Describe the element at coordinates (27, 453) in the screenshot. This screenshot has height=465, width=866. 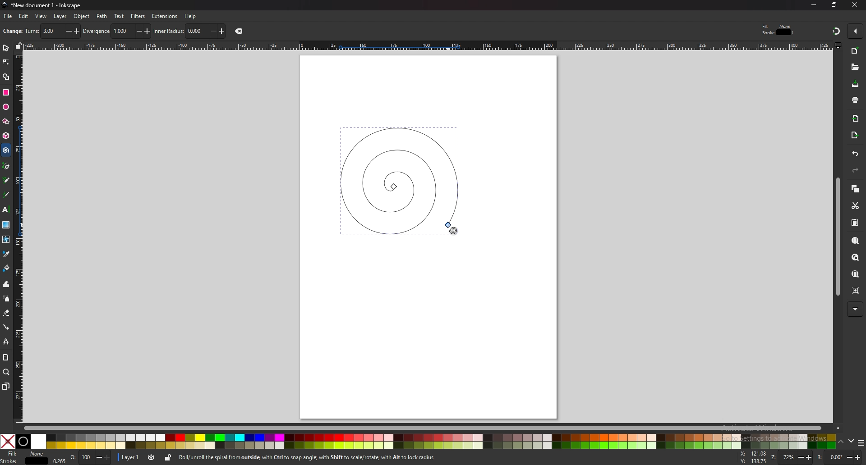
I see `fill: N/A` at that location.